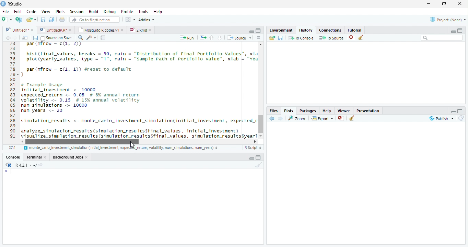 The image size is (468, 247). What do you see at coordinates (255, 141) in the screenshot?
I see `Scroll Right` at bounding box center [255, 141].